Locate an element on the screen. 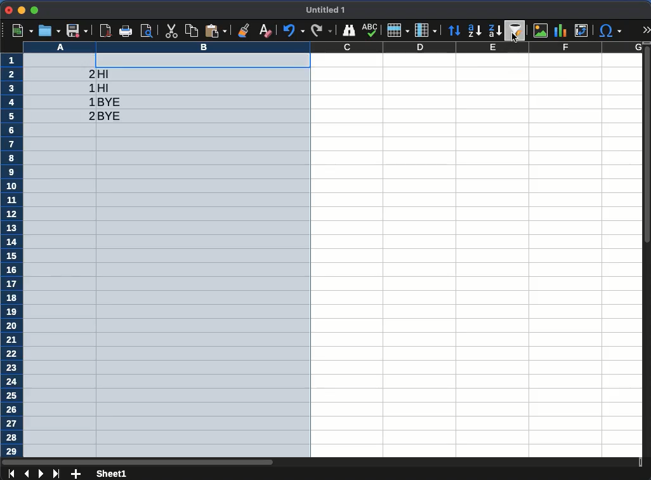  1 is located at coordinates (88, 88).